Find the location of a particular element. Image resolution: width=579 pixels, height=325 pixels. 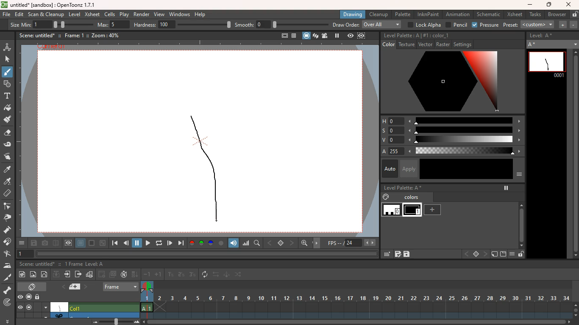

auto is located at coordinates (388, 168).